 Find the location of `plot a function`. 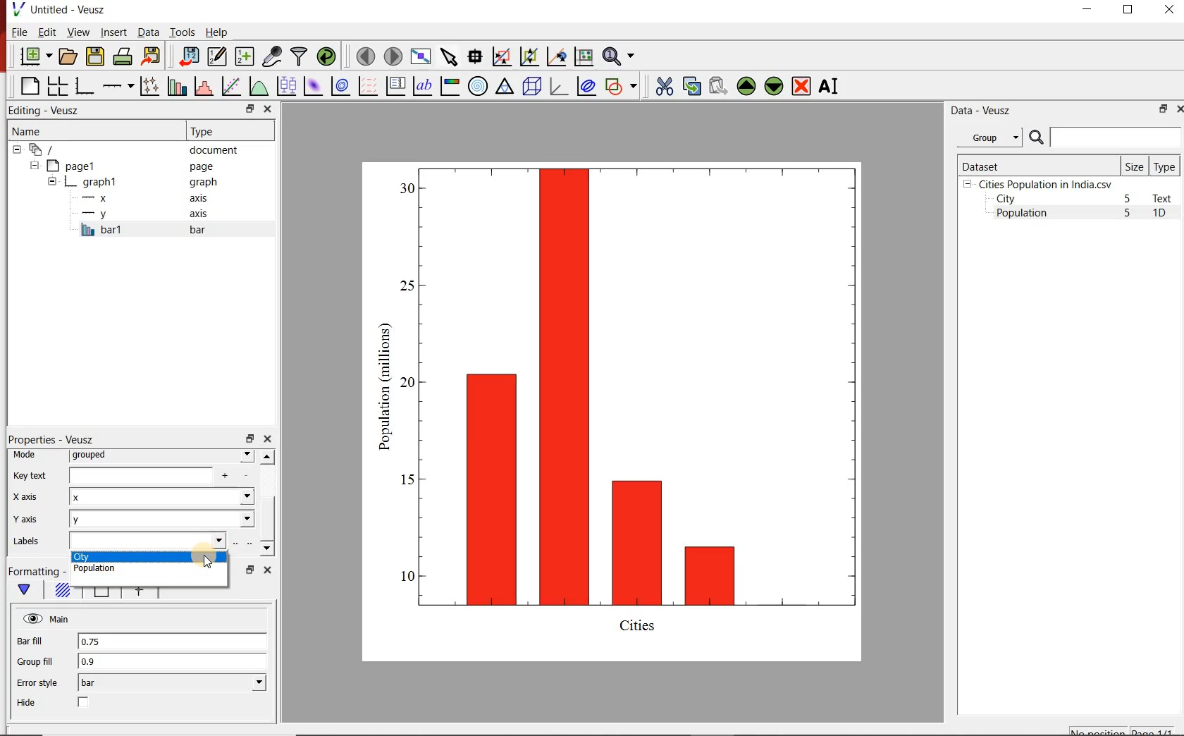

plot a function is located at coordinates (258, 86).